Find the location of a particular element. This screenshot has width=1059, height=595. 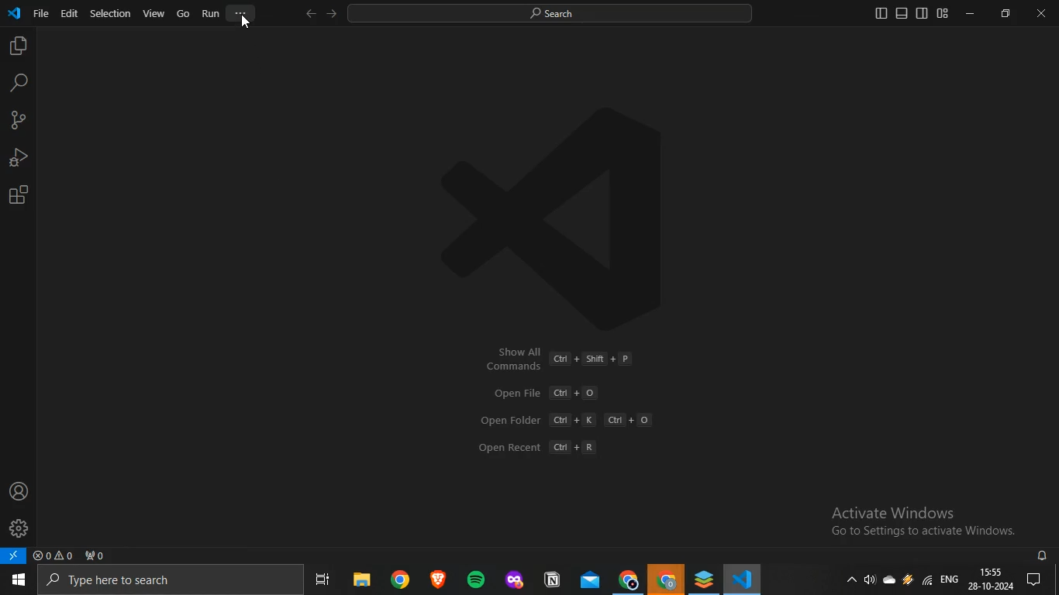

google chrome is located at coordinates (398, 581).